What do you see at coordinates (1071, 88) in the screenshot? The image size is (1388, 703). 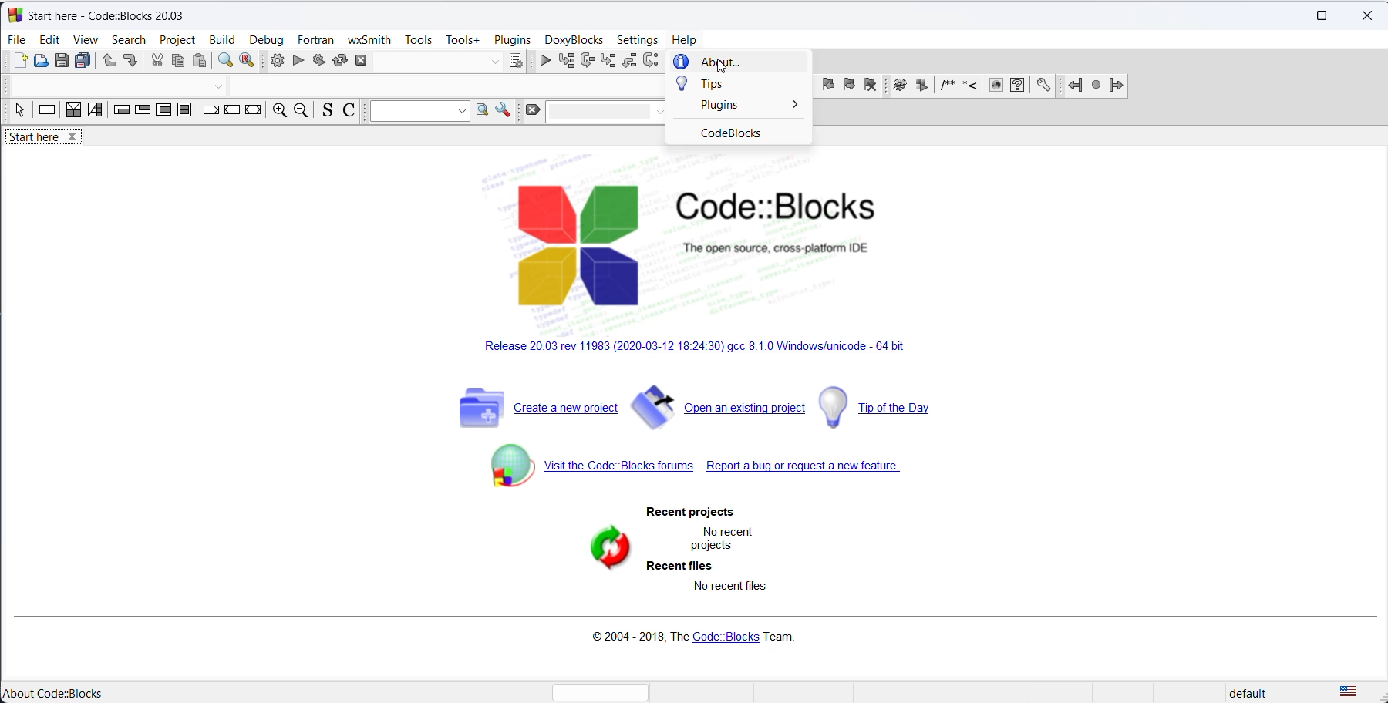 I see `go back` at bounding box center [1071, 88].